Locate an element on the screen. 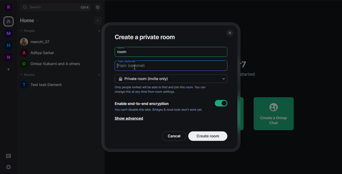  navigator is located at coordinates (99, 7).